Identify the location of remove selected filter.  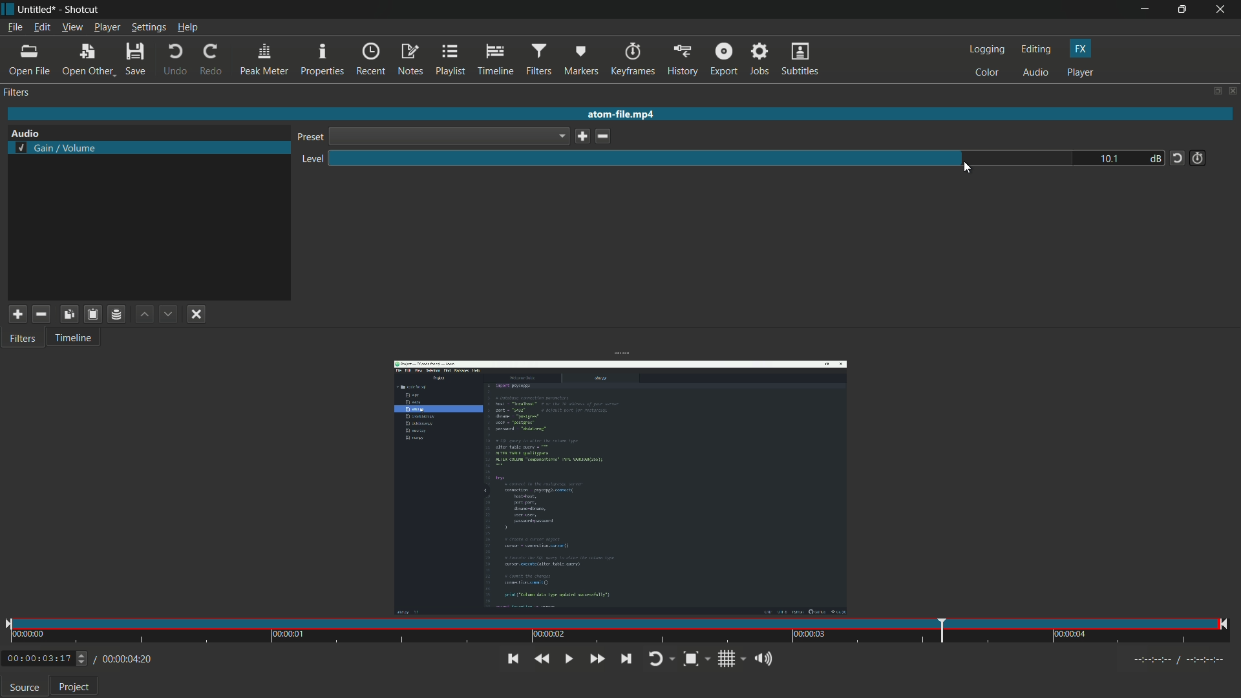
(41, 315).